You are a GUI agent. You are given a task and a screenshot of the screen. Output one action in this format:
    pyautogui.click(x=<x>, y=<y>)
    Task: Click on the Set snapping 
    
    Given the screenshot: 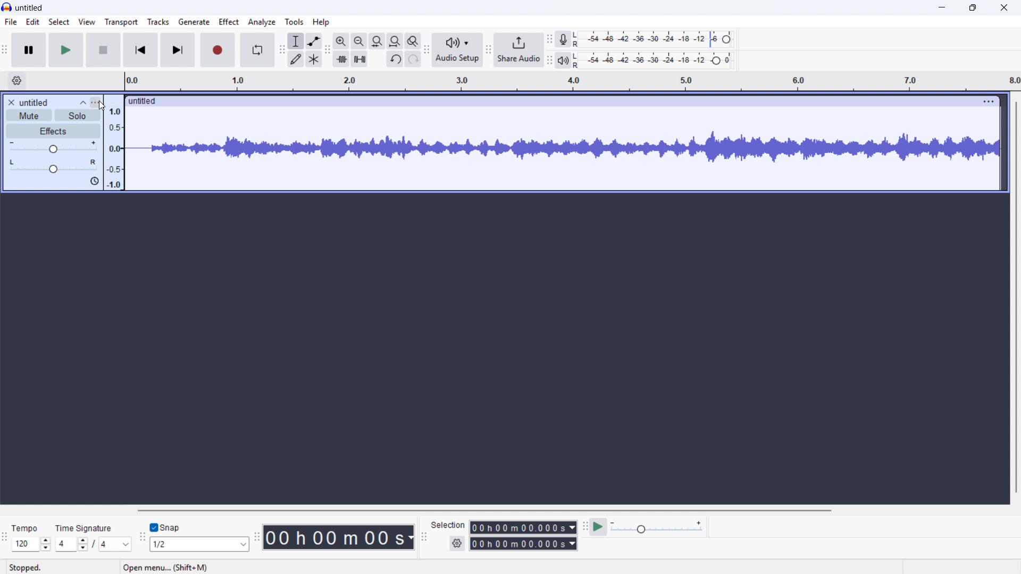 What is the action you would take?
    pyautogui.click(x=199, y=544)
    